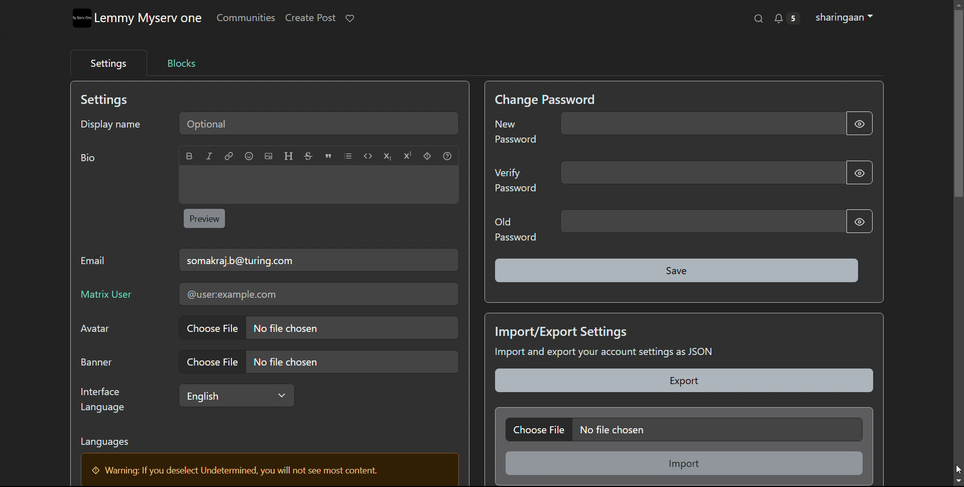 The image size is (964, 487). I want to click on save, so click(676, 270).